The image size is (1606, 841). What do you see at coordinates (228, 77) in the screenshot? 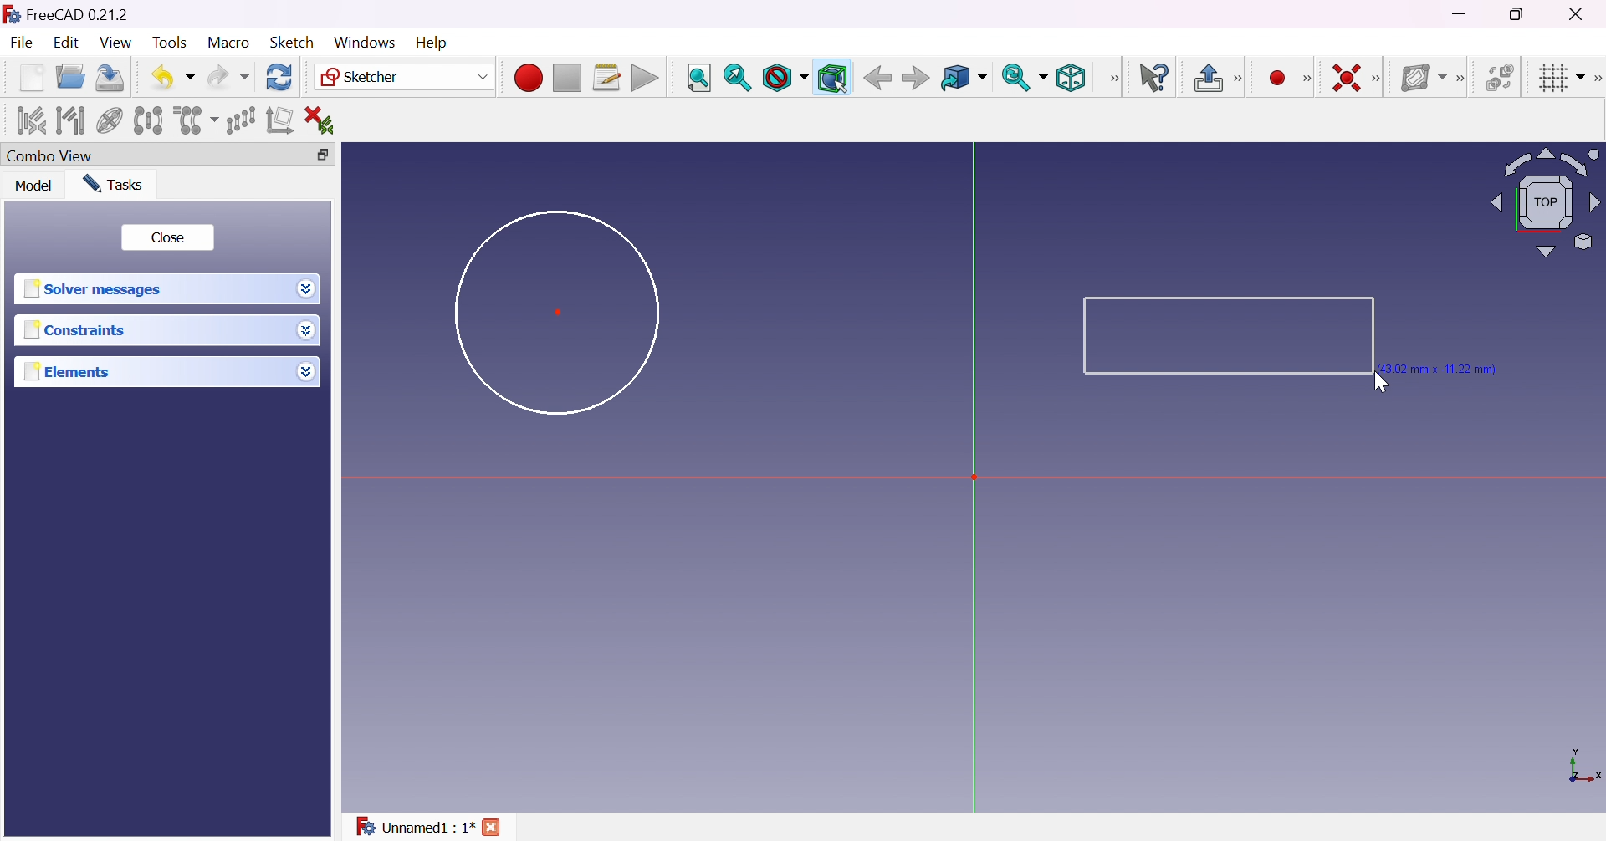
I see `Redo` at bounding box center [228, 77].